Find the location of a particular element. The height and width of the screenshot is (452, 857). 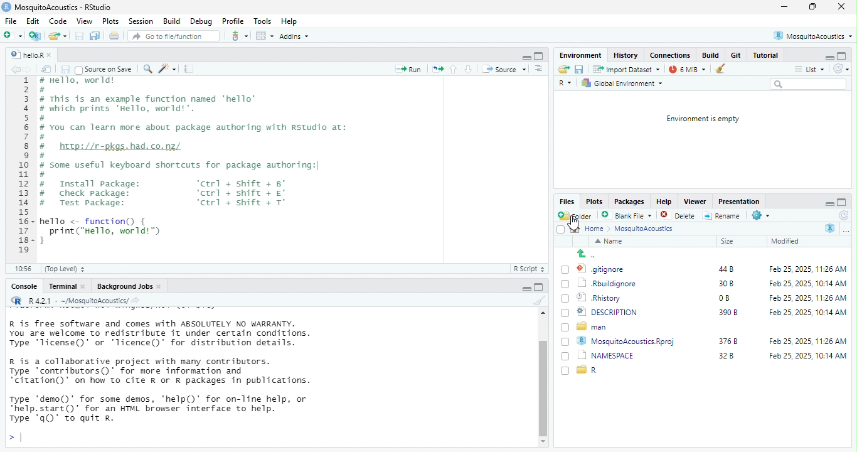

 Source  is located at coordinates (504, 70).